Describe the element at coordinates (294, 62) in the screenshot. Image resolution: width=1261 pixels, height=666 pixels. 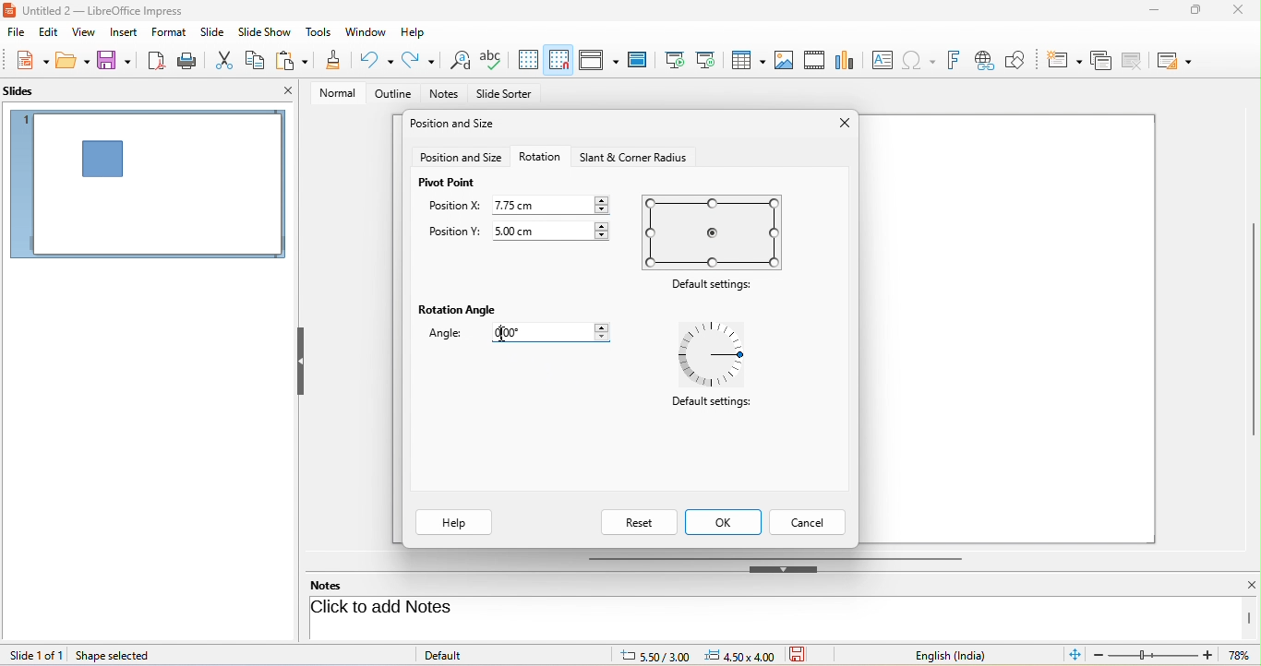
I see `paste` at that location.